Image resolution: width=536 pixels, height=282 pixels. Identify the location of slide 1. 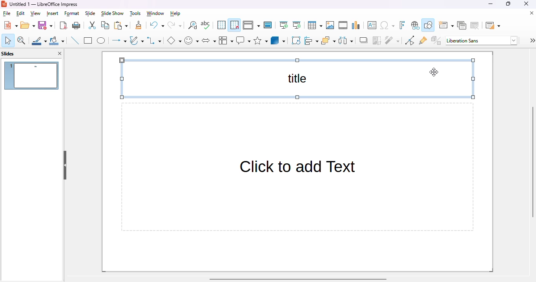
(32, 76).